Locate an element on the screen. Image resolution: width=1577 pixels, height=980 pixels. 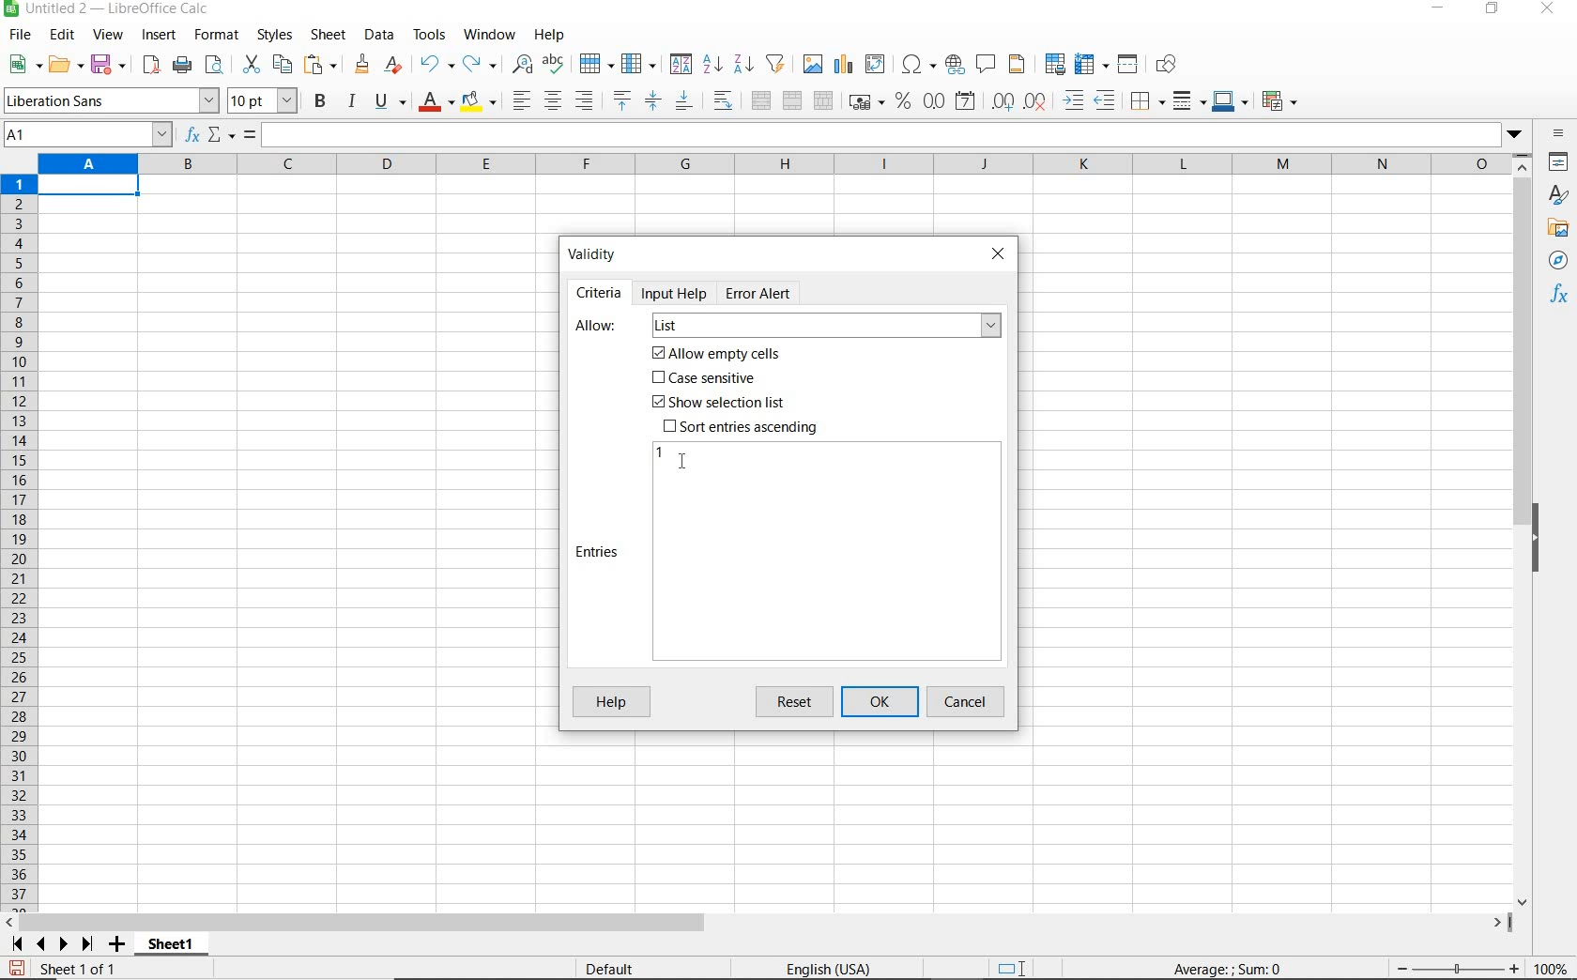
formula is located at coordinates (250, 136).